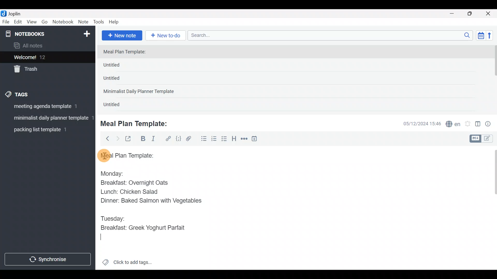 This screenshot has width=497, height=279. What do you see at coordinates (140, 92) in the screenshot?
I see `Minimalist Daily Planner Template` at bounding box center [140, 92].